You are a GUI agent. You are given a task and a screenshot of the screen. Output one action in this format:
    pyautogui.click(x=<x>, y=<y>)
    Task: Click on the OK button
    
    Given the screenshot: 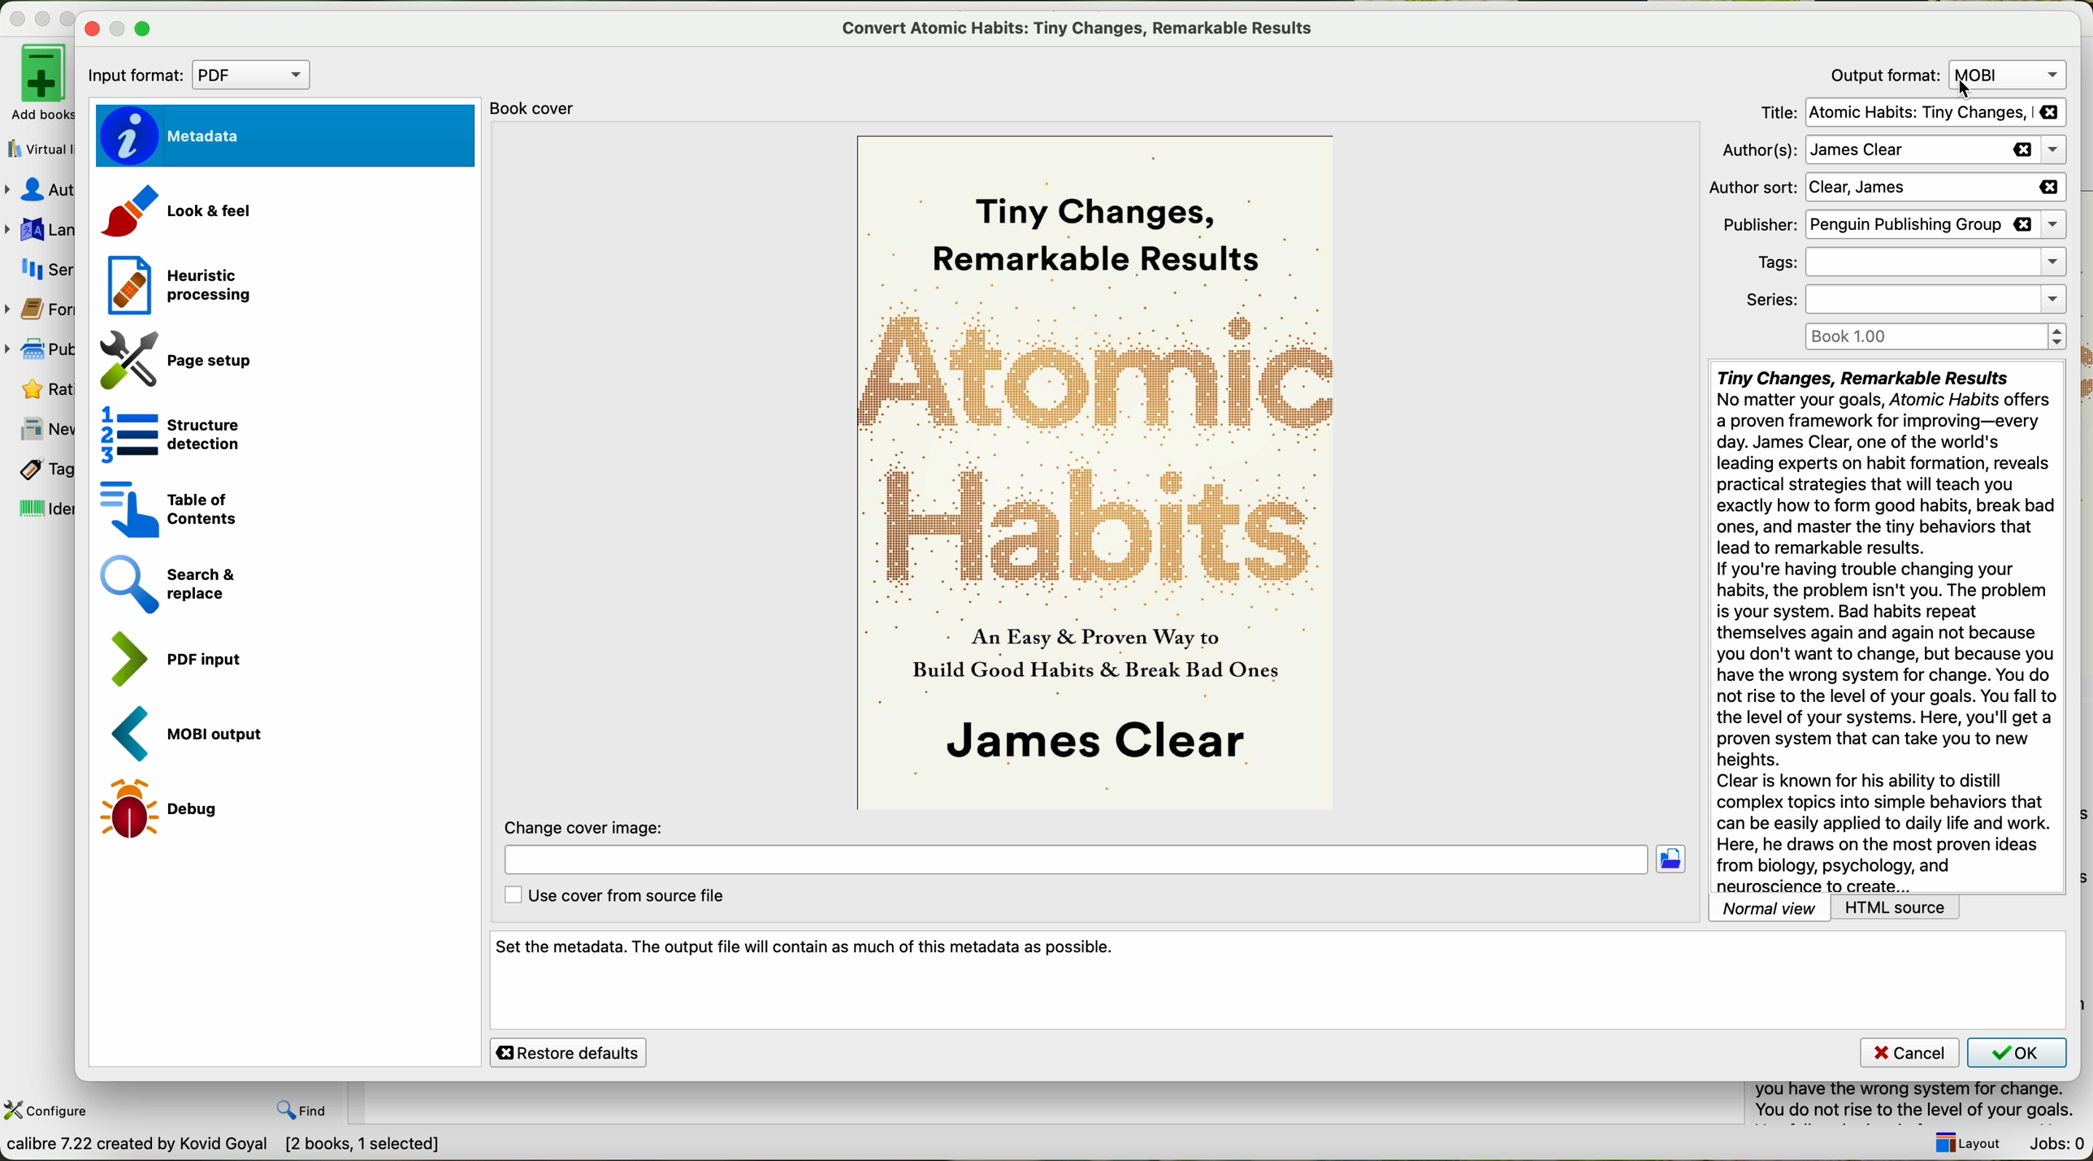 What is the action you would take?
    pyautogui.click(x=2017, y=1052)
    